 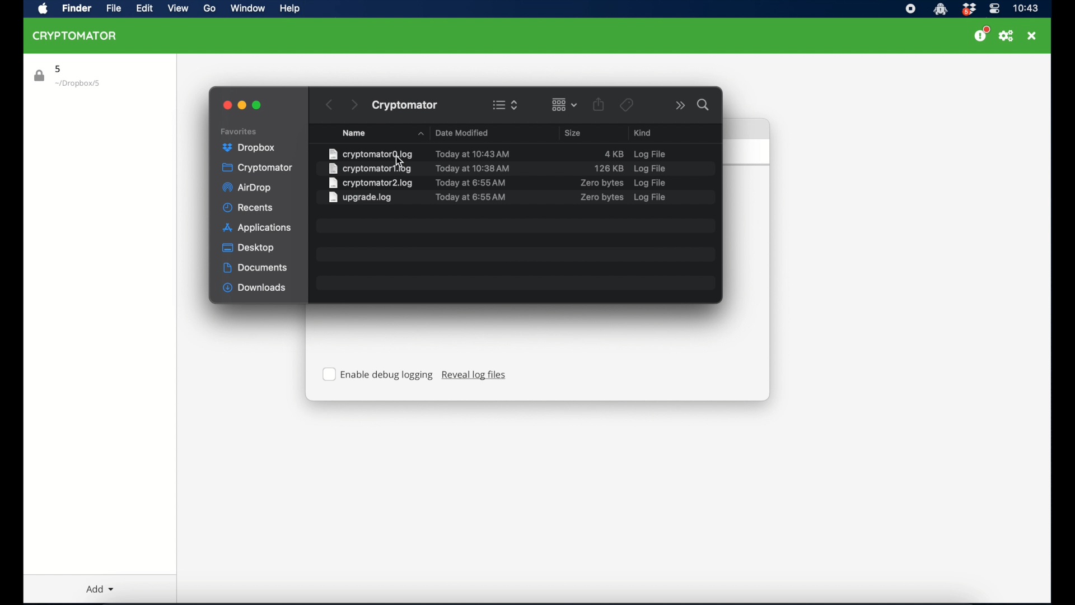 What do you see at coordinates (1026, 8) in the screenshot?
I see `time` at bounding box center [1026, 8].